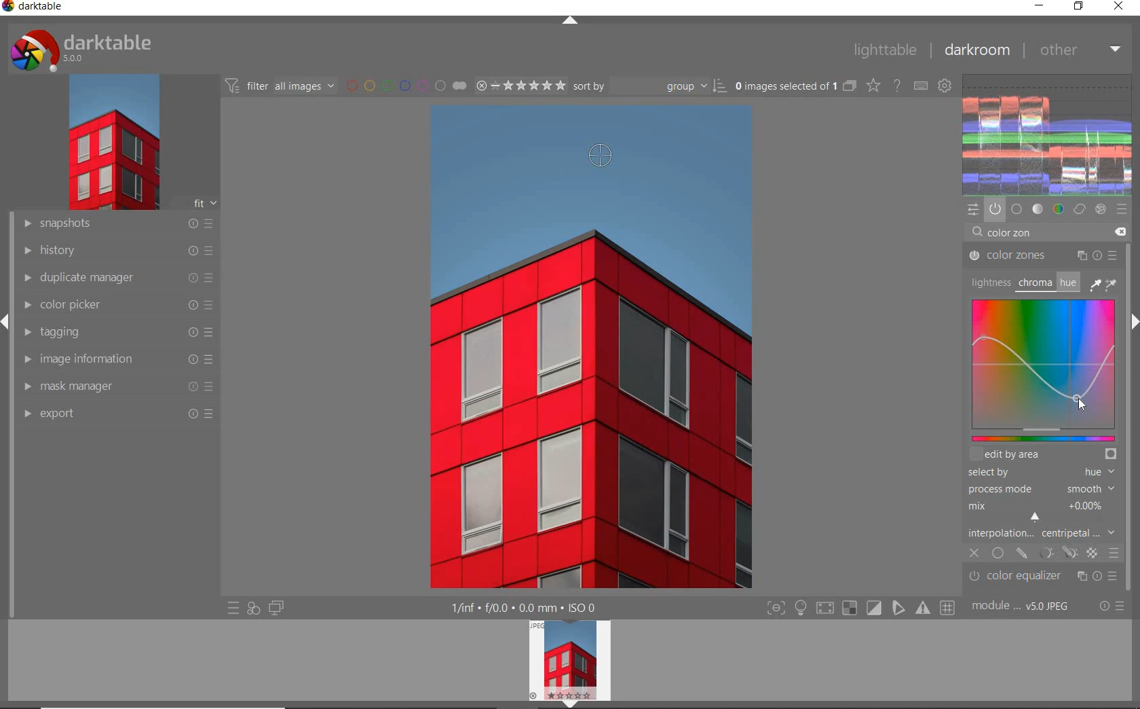  I want to click on MIX, so click(1040, 509).